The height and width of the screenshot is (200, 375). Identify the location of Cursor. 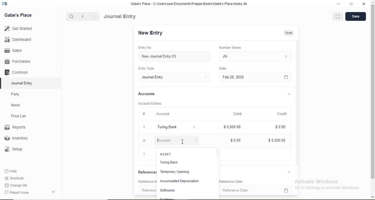
(183, 142).